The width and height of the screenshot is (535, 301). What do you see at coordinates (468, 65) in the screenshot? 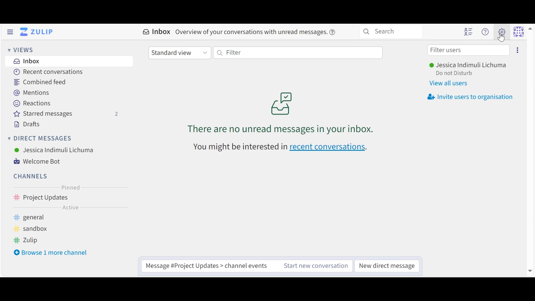
I see `User` at bounding box center [468, 65].